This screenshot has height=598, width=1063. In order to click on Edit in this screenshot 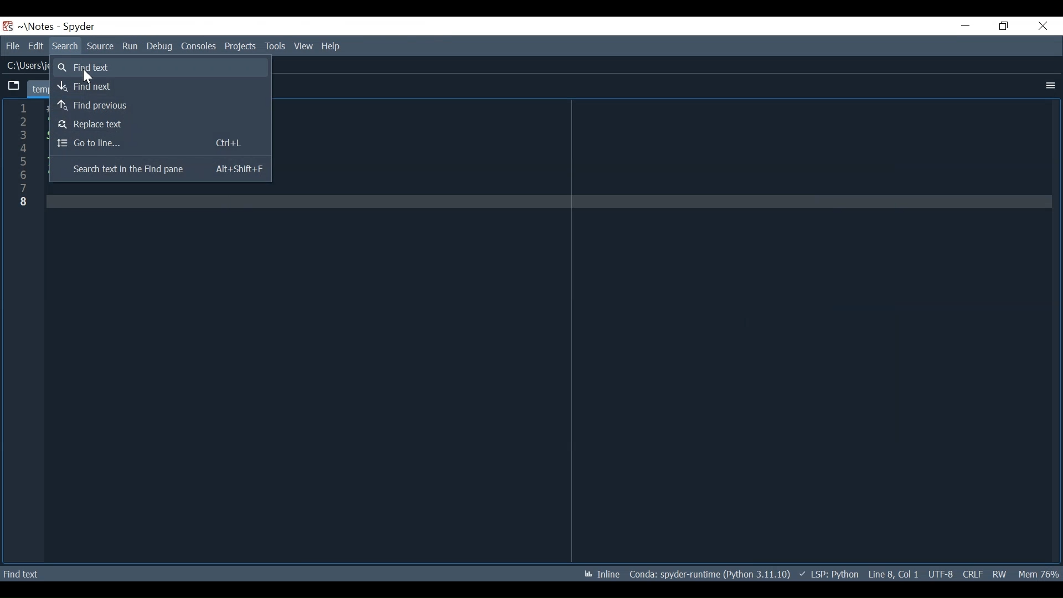, I will do `click(33, 46)`.